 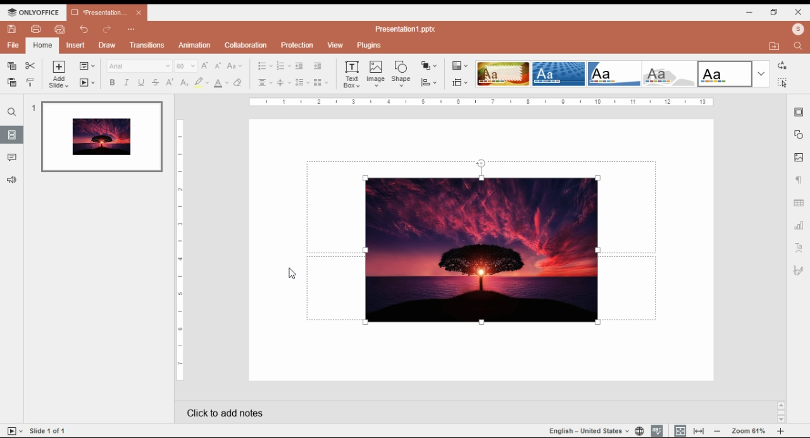 I want to click on align shapes, so click(x=430, y=83).